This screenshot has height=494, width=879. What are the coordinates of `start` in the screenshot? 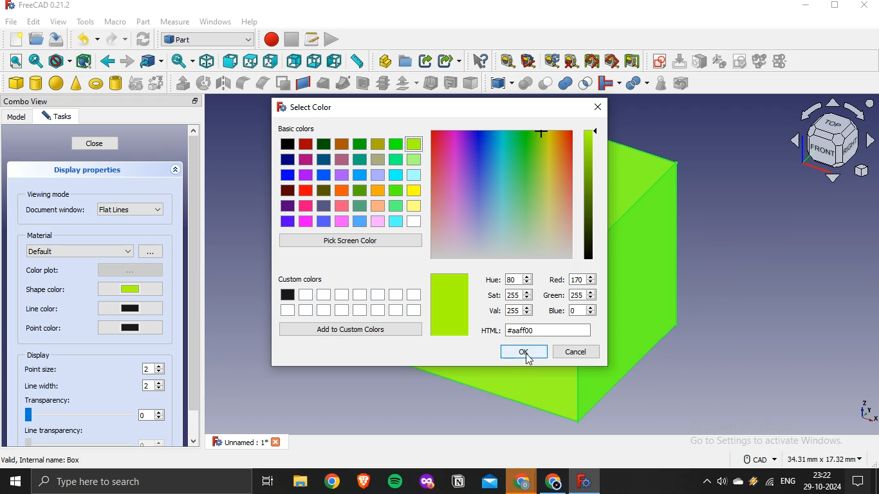 It's located at (15, 483).